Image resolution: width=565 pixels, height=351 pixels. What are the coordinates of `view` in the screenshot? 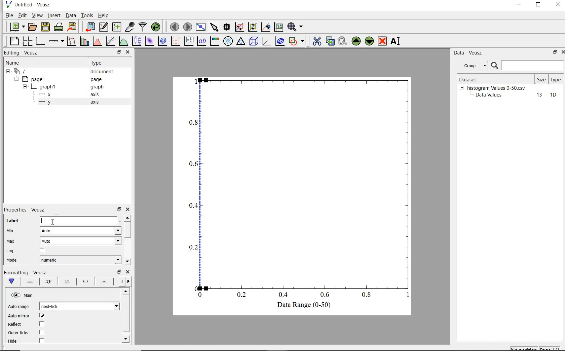 It's located at (38, 15).